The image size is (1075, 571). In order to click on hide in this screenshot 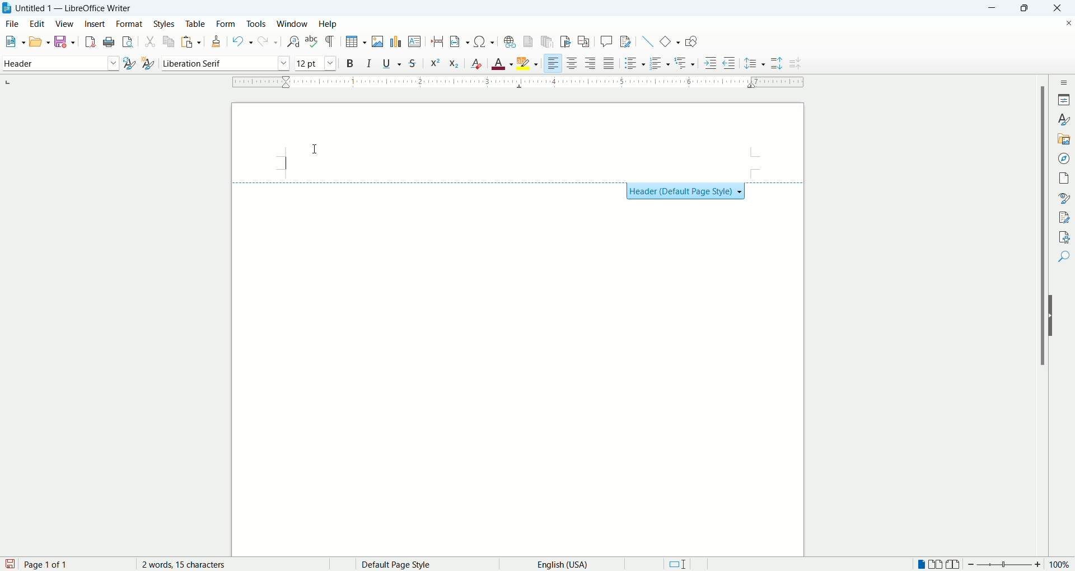, I will do `click(1054, 319)`.